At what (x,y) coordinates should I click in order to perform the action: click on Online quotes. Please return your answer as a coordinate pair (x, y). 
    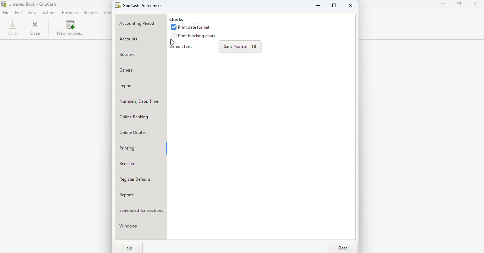
    Looking at the image, I should click on (142, 133).